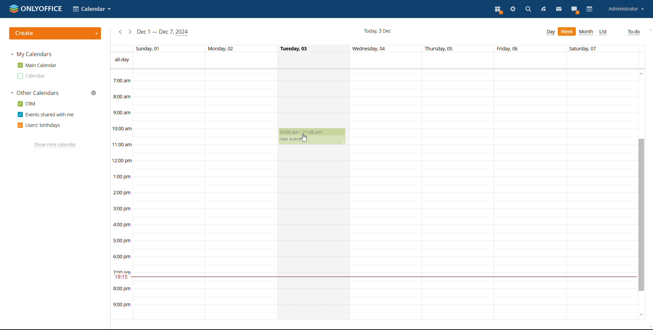  I want to click on 9:00 pm, so click(122, 305).